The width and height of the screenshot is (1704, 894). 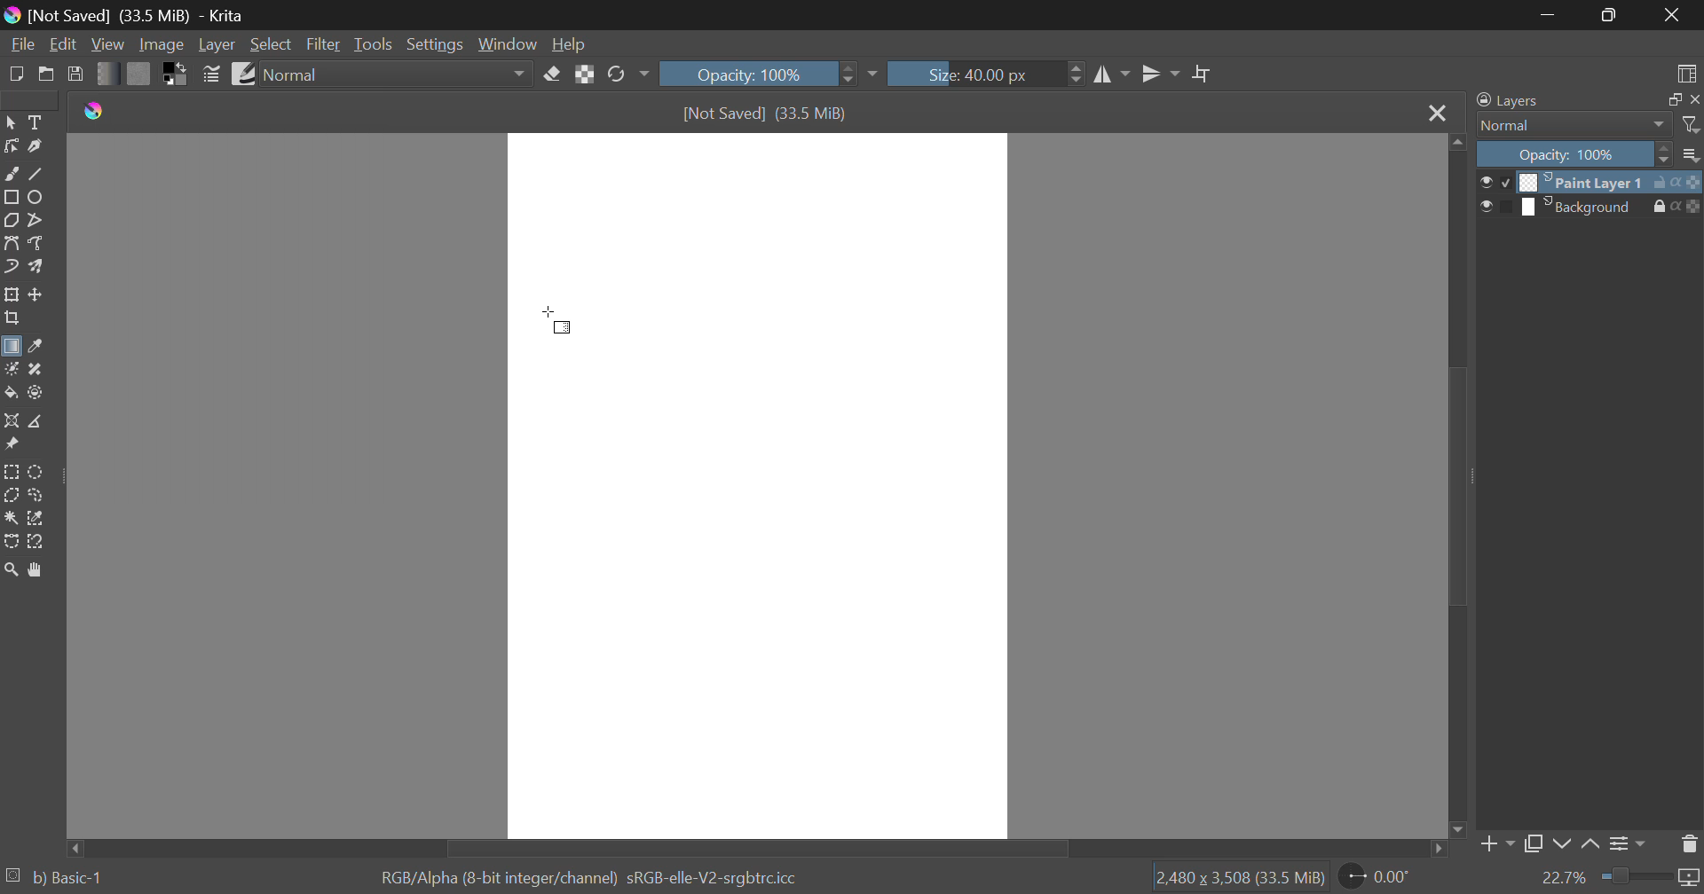 What do you see at coordinates (433, 44) in the screenshot?
I see `Settings` at bounding box center [433, 44].